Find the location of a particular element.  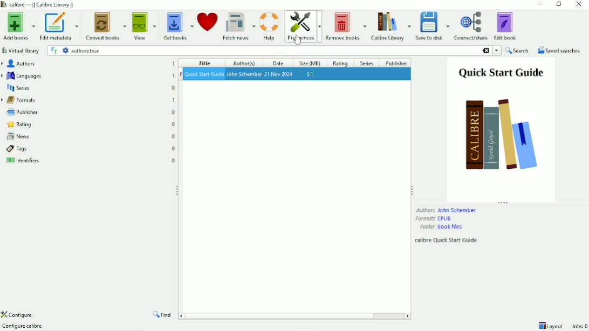

Publisher is located at coordinates (395, 63).